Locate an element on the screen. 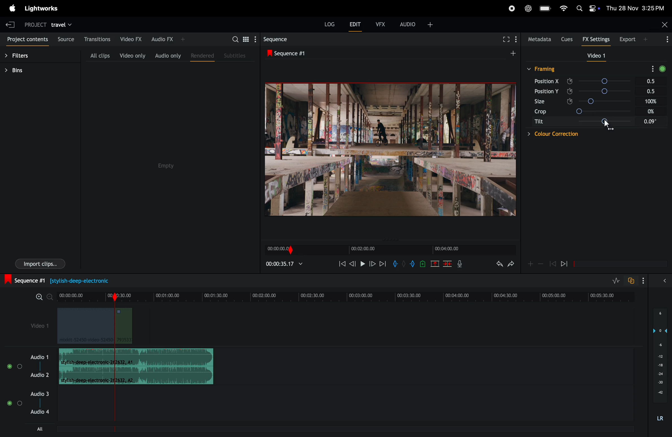 This screenshot has height=437, width=672. forward is located at coordinates (383, 265).